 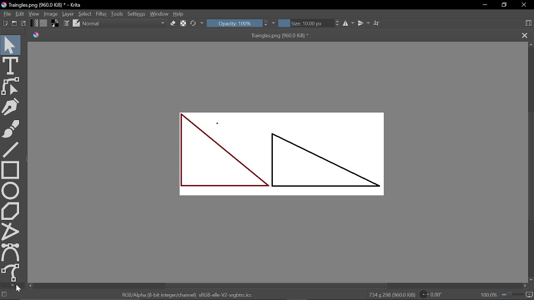 I want to click on Move left, so click(x=31, y=286).